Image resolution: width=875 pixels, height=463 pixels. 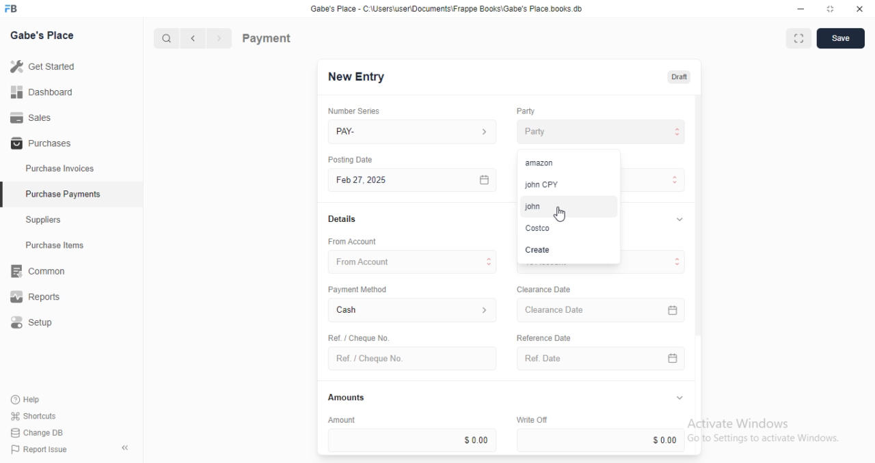 What do you see at coordinates (60, 169) in the screenshot?
I see `Purchase Invoices` at bounding box center [60, 169].